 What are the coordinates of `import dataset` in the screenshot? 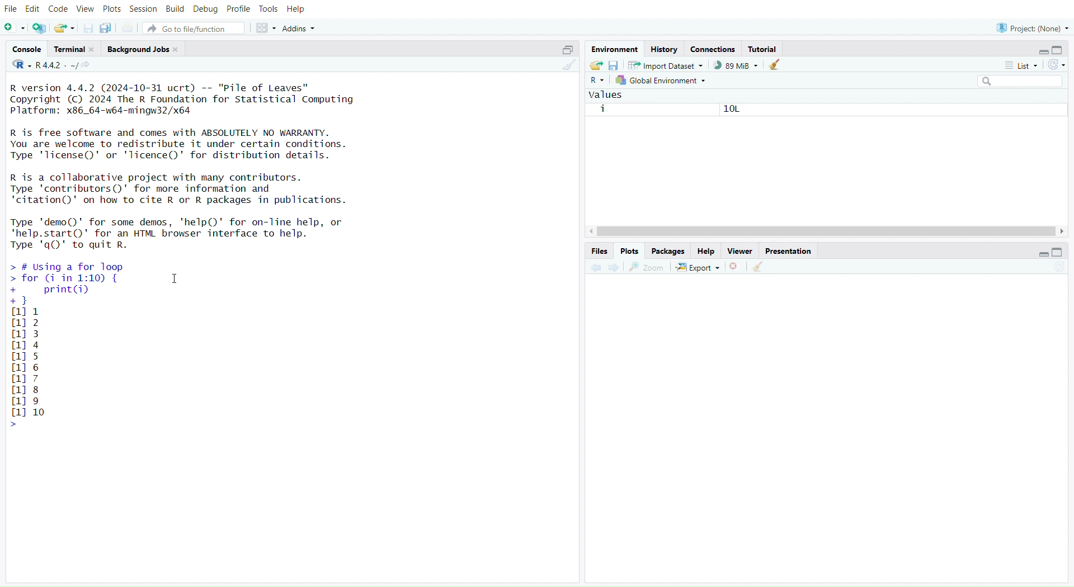 It's located at (666, 66).